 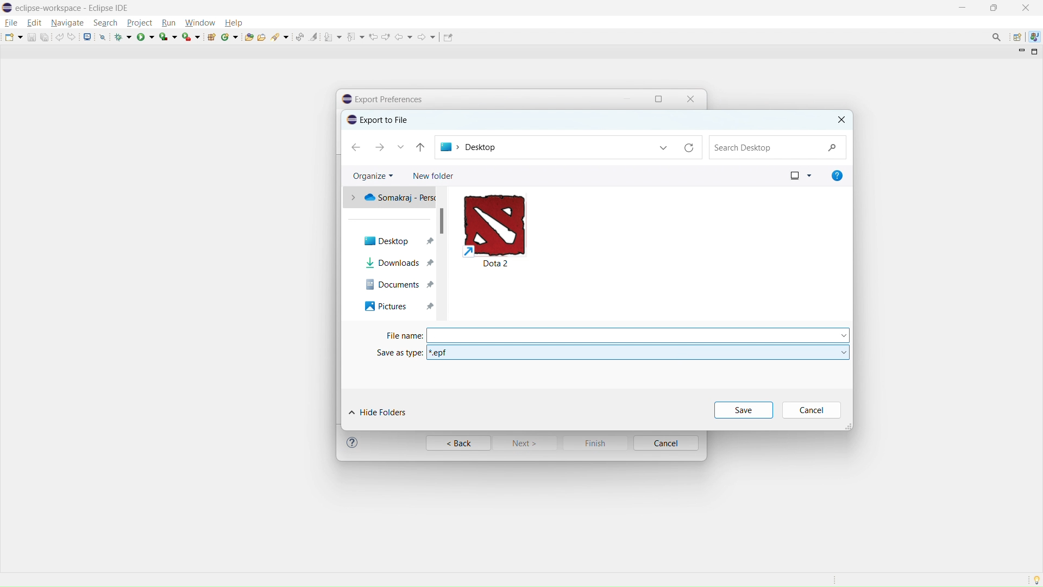 What do you see at coordinates (427, 37) in the screenshot?
I see `forward` at bounding box center [427, 37].